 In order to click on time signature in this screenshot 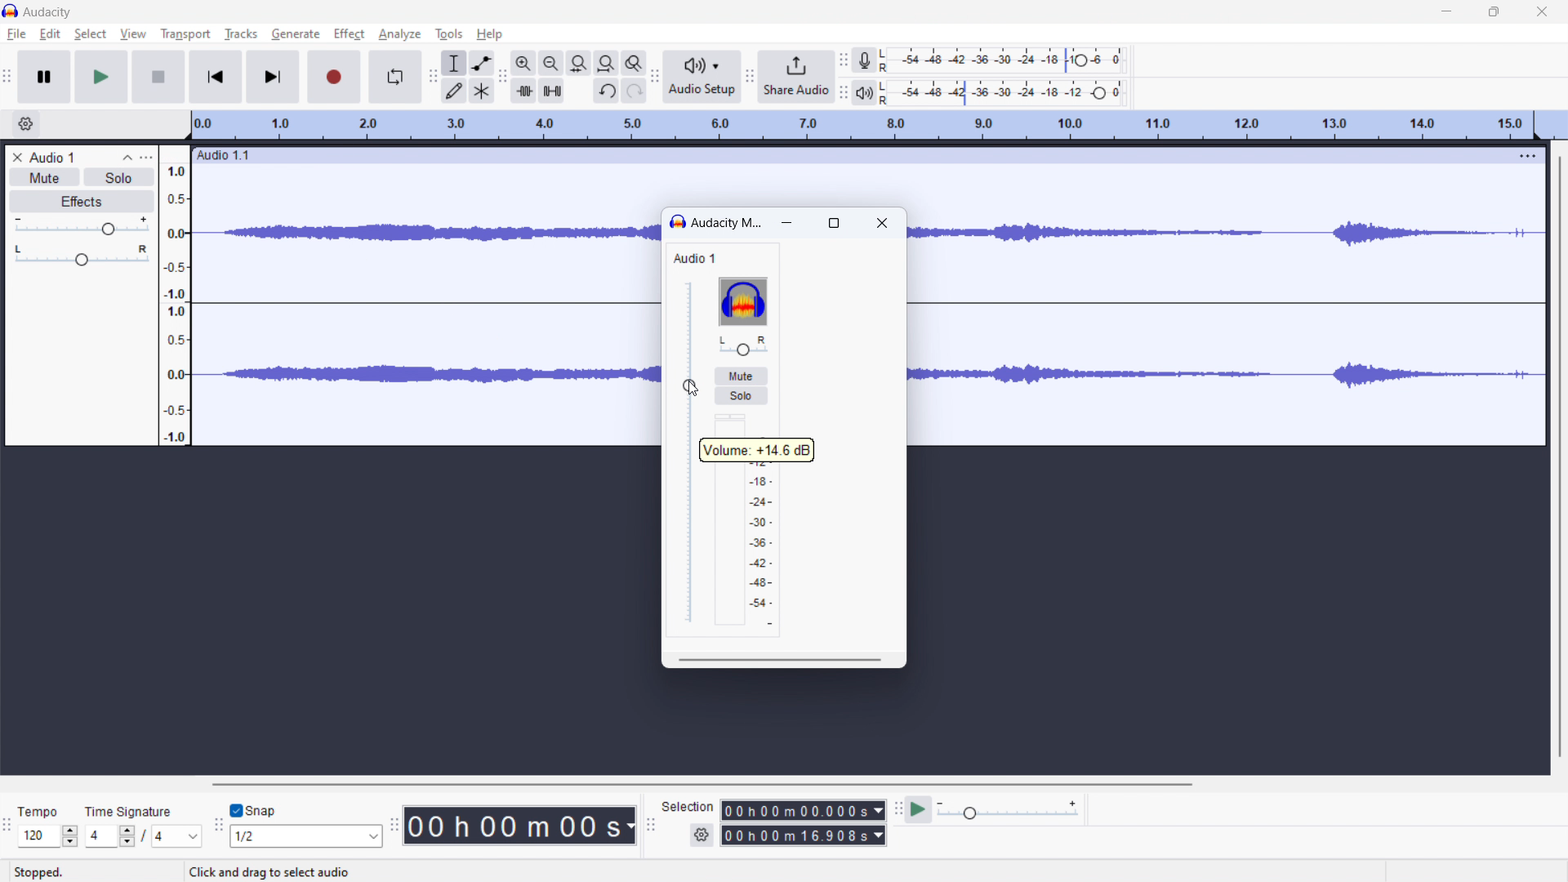, I will do `click(138, 807)`.